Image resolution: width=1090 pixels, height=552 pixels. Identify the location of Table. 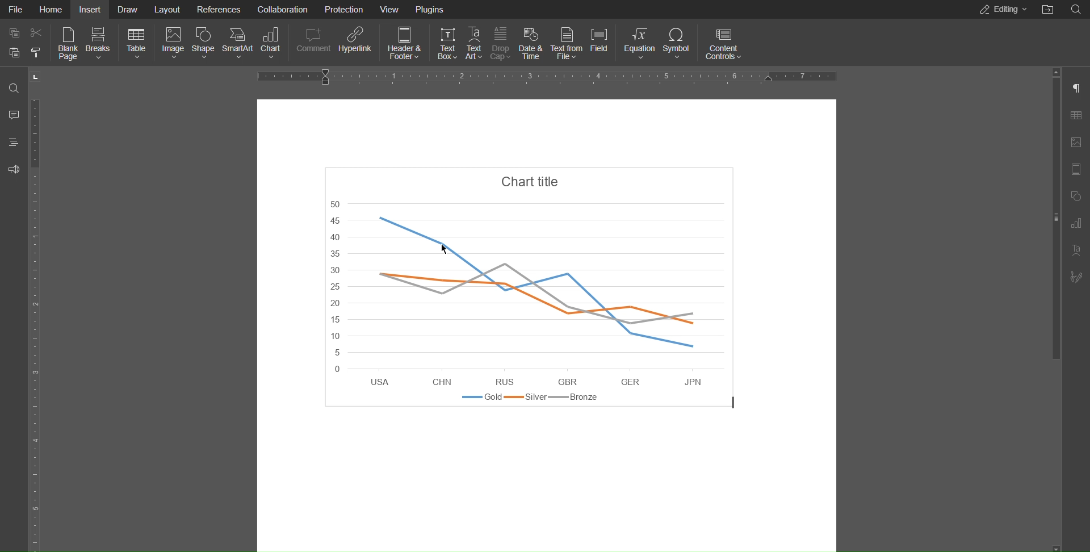
(136, 44).